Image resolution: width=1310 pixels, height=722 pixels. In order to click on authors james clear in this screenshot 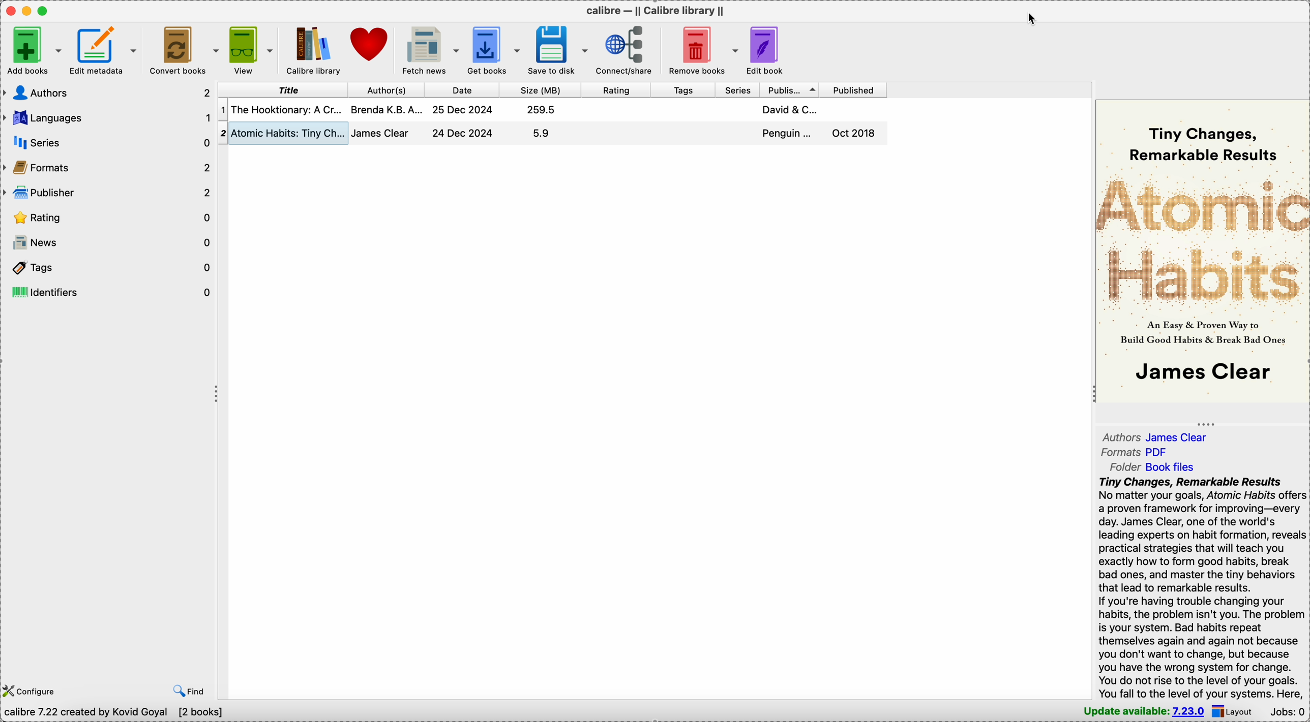, I will do `click(1155, 437)`.